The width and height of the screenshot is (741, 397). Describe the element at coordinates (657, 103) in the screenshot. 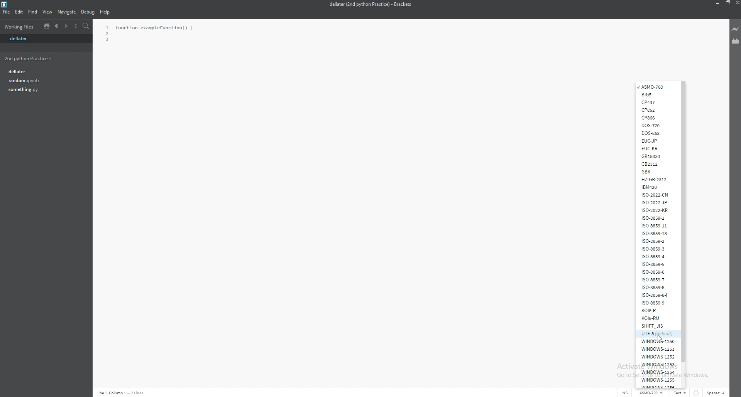

I see `cp 437` at that location.